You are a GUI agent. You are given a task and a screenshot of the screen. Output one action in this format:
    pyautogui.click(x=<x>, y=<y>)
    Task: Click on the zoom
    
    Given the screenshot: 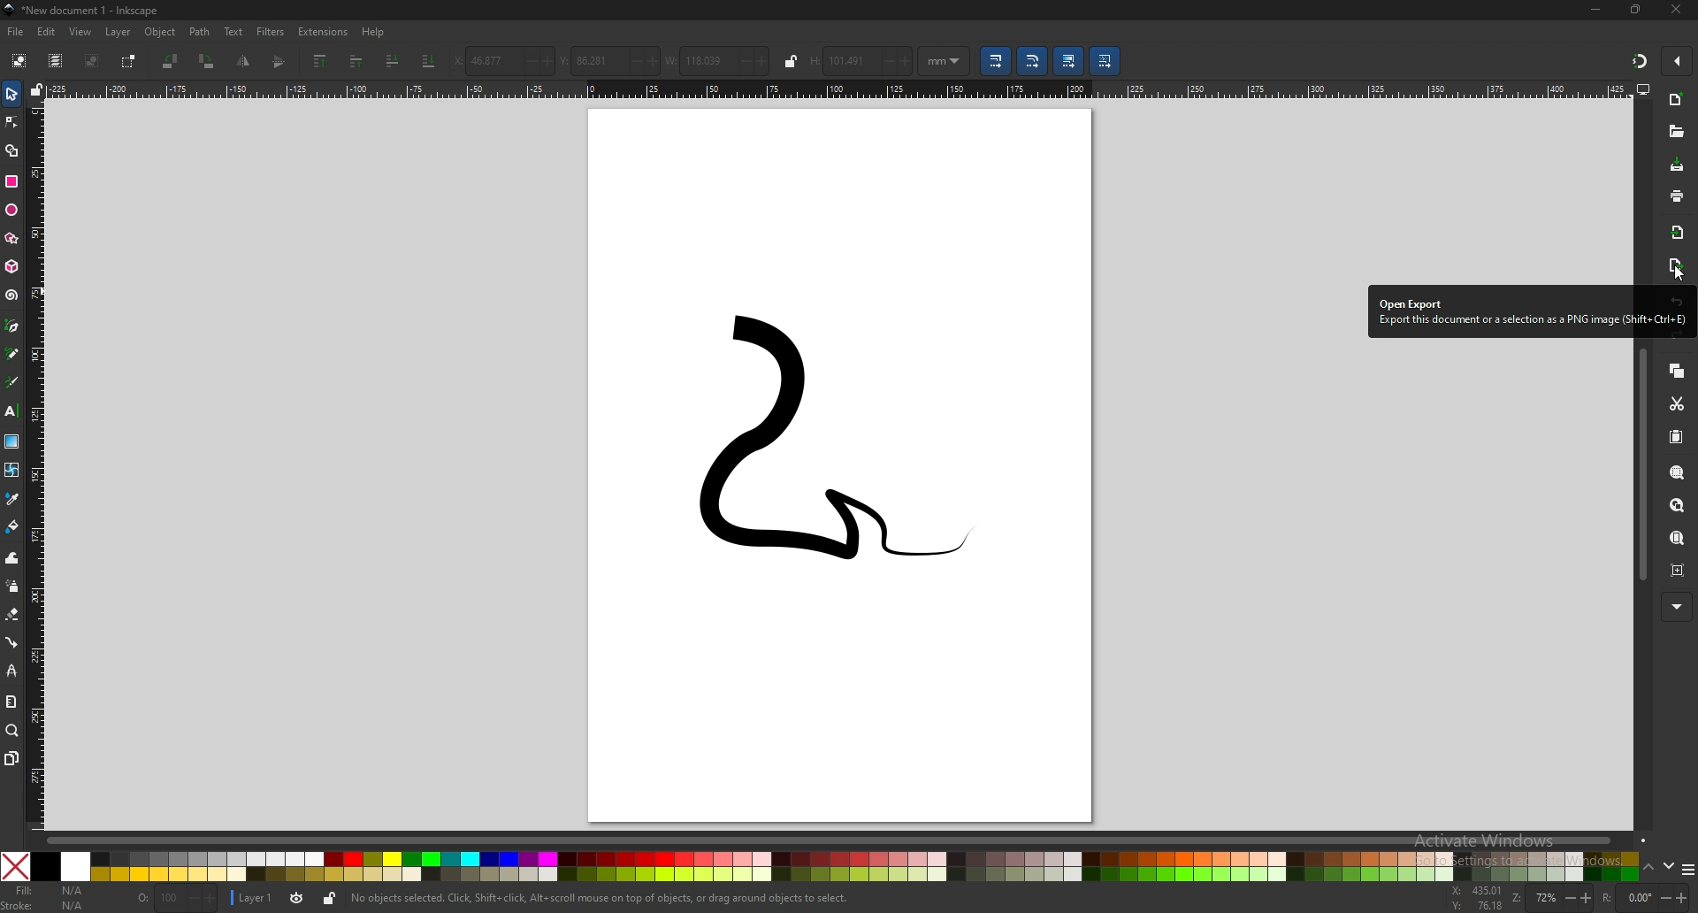 What is the action you would take?
    pyautogui.click(x=12, y=732)
    